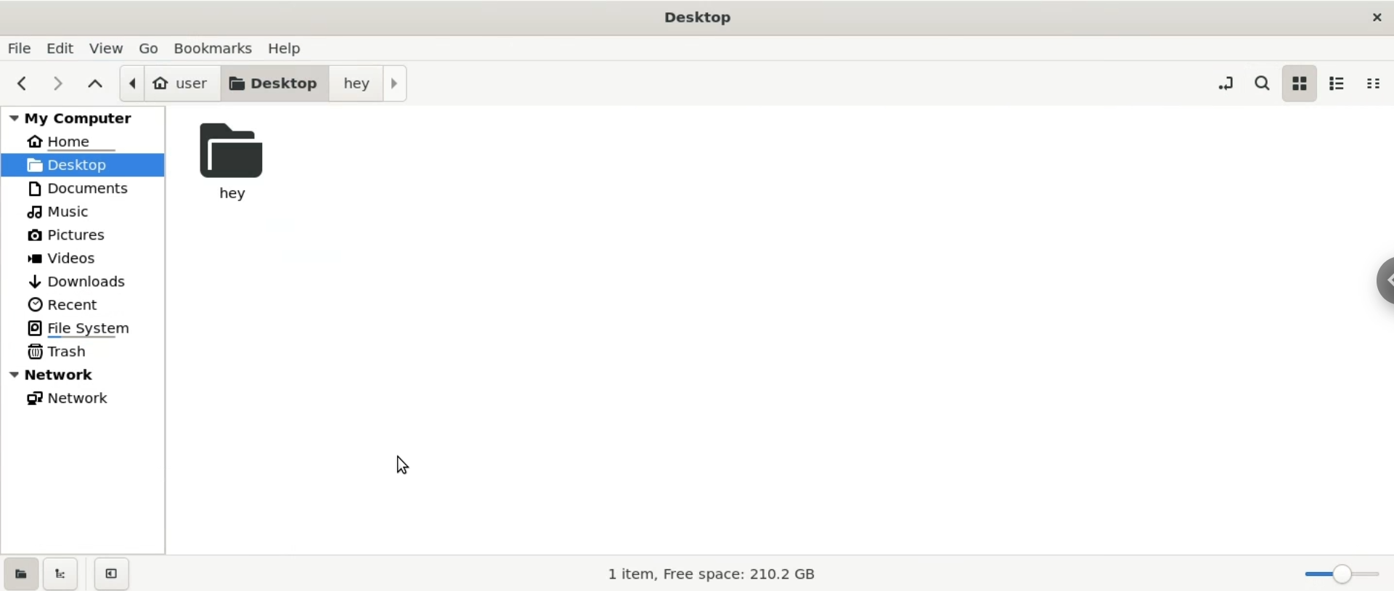 This screenshot has width=1394, height=591. I want to click on parent folders, so click(96, 82).